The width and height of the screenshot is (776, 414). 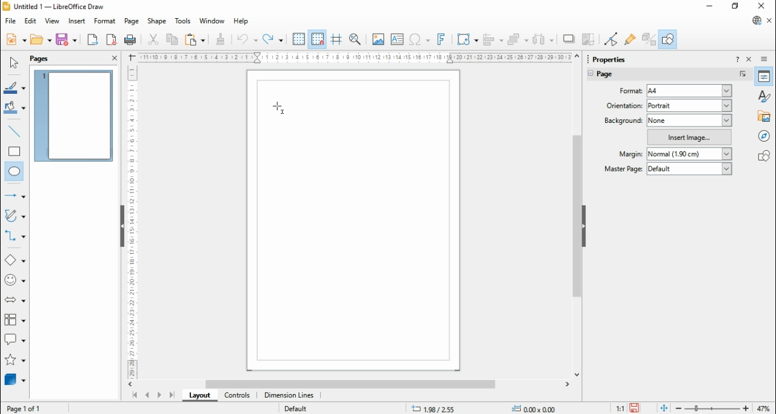 What do you see at coordinates (765, 59) in the screenshot?
I see `sidebar deck settings` at bounding box center [765, 59].